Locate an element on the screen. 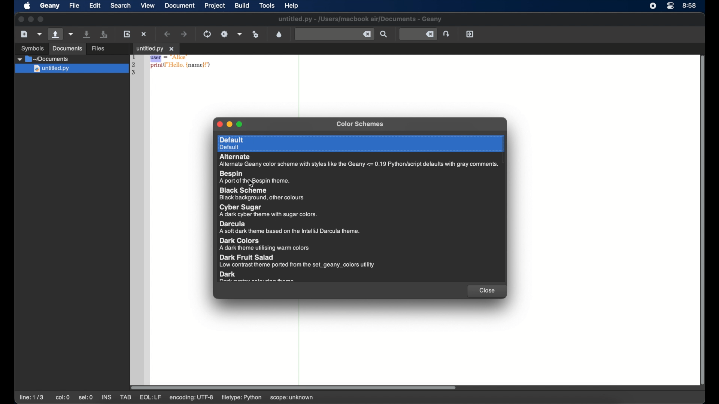 The height and width of the screenshot is (404, 719). symbols is located at coordinates (32, 49).